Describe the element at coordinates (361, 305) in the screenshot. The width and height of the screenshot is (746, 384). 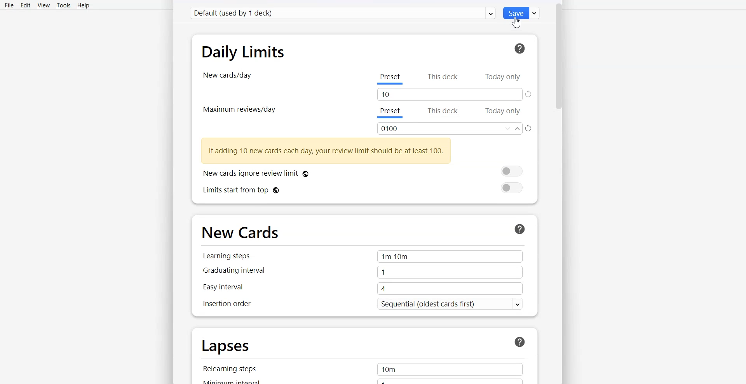
I see `Insertion order` at that location.